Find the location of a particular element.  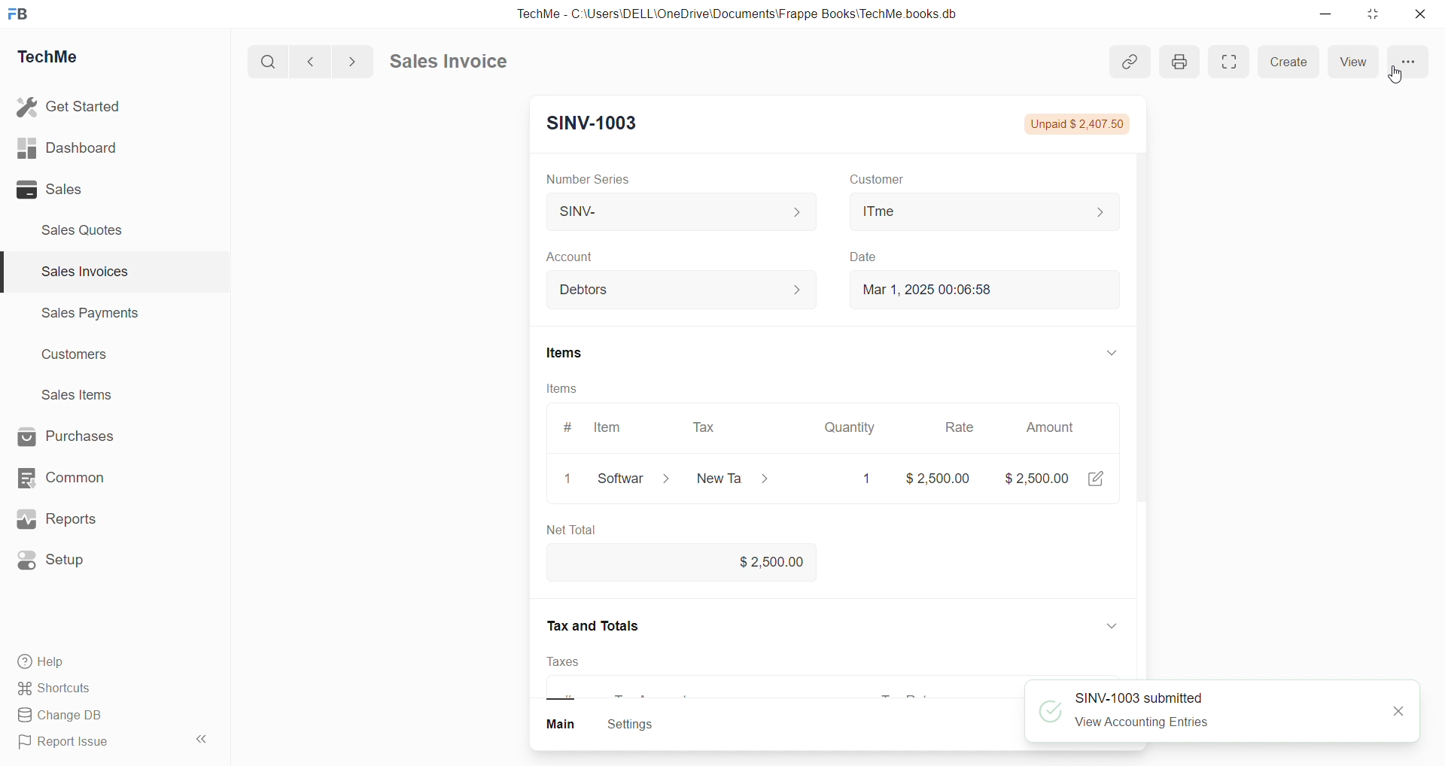

TechMe is located at coordinates (60, 59).